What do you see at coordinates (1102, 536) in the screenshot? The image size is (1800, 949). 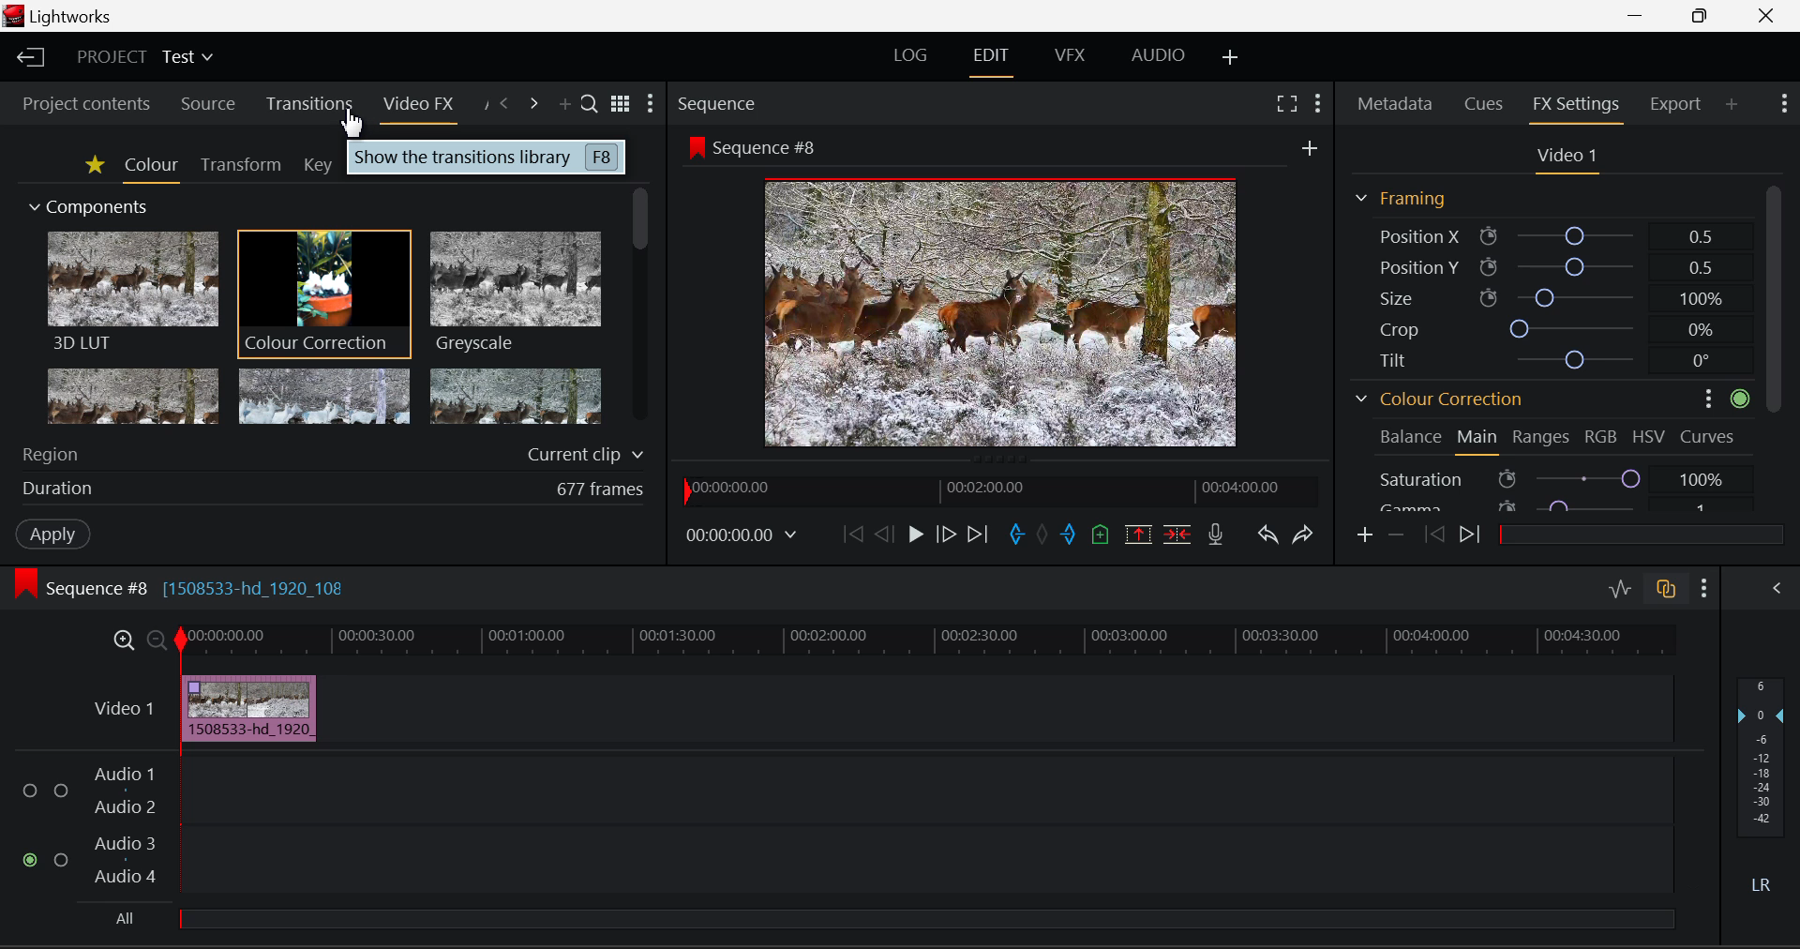 I see `Mark Cue` at bounding box center [1102, 536].